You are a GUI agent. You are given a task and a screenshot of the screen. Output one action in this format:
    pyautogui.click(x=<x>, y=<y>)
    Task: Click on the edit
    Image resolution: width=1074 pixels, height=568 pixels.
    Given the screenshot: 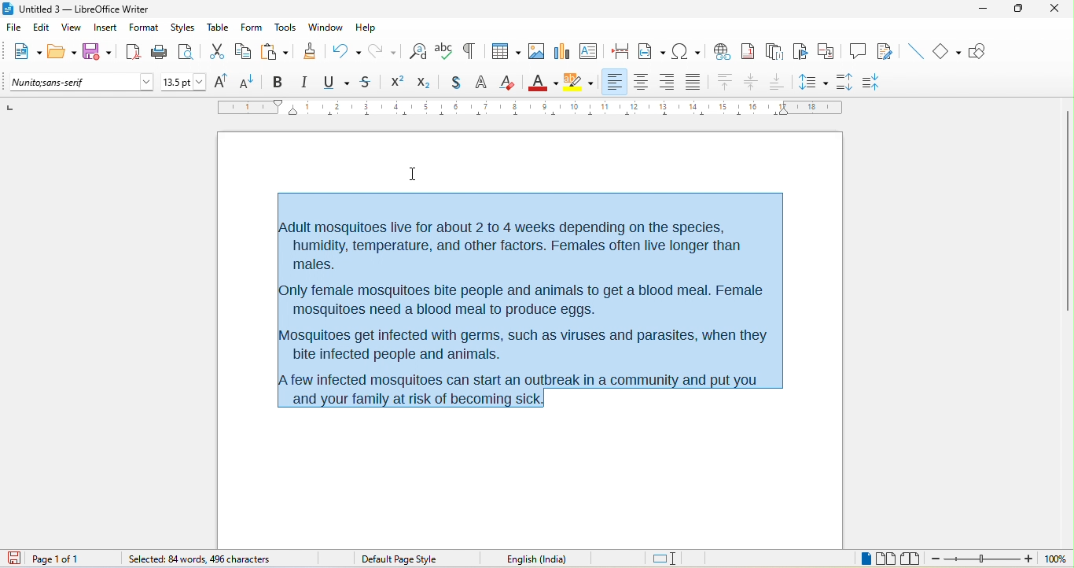 What is the action you would take?
    pyautogui.click(x=42, y=30)
    